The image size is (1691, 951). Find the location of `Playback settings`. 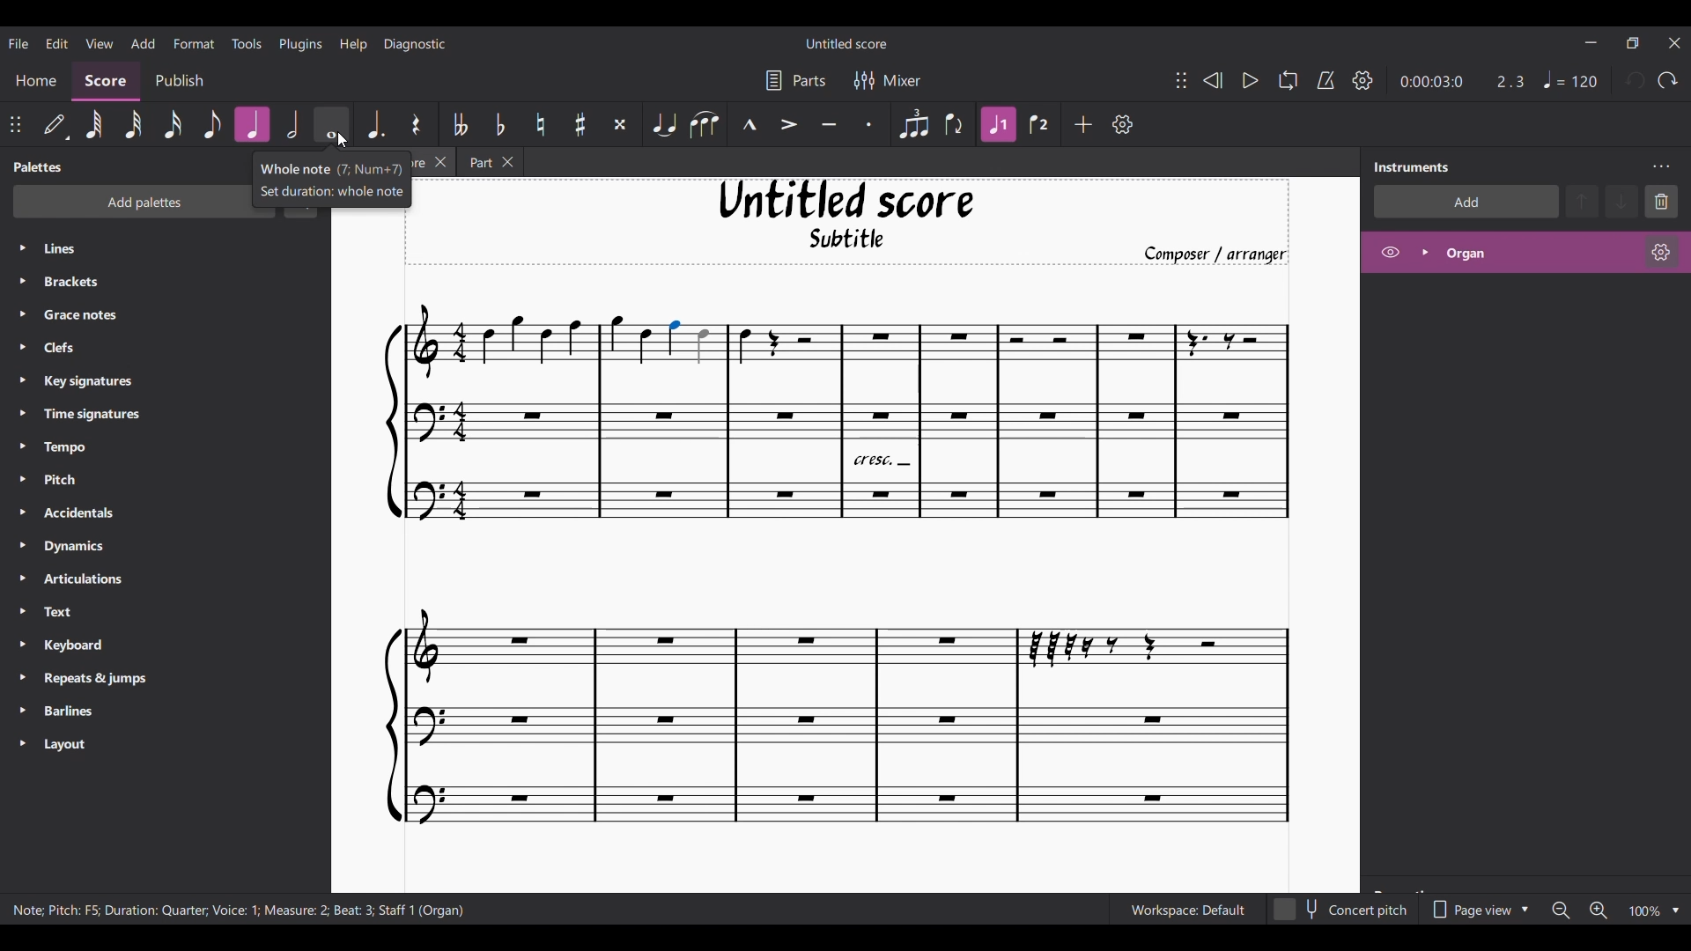

Playback settings is located at coordinates (1362, 80).